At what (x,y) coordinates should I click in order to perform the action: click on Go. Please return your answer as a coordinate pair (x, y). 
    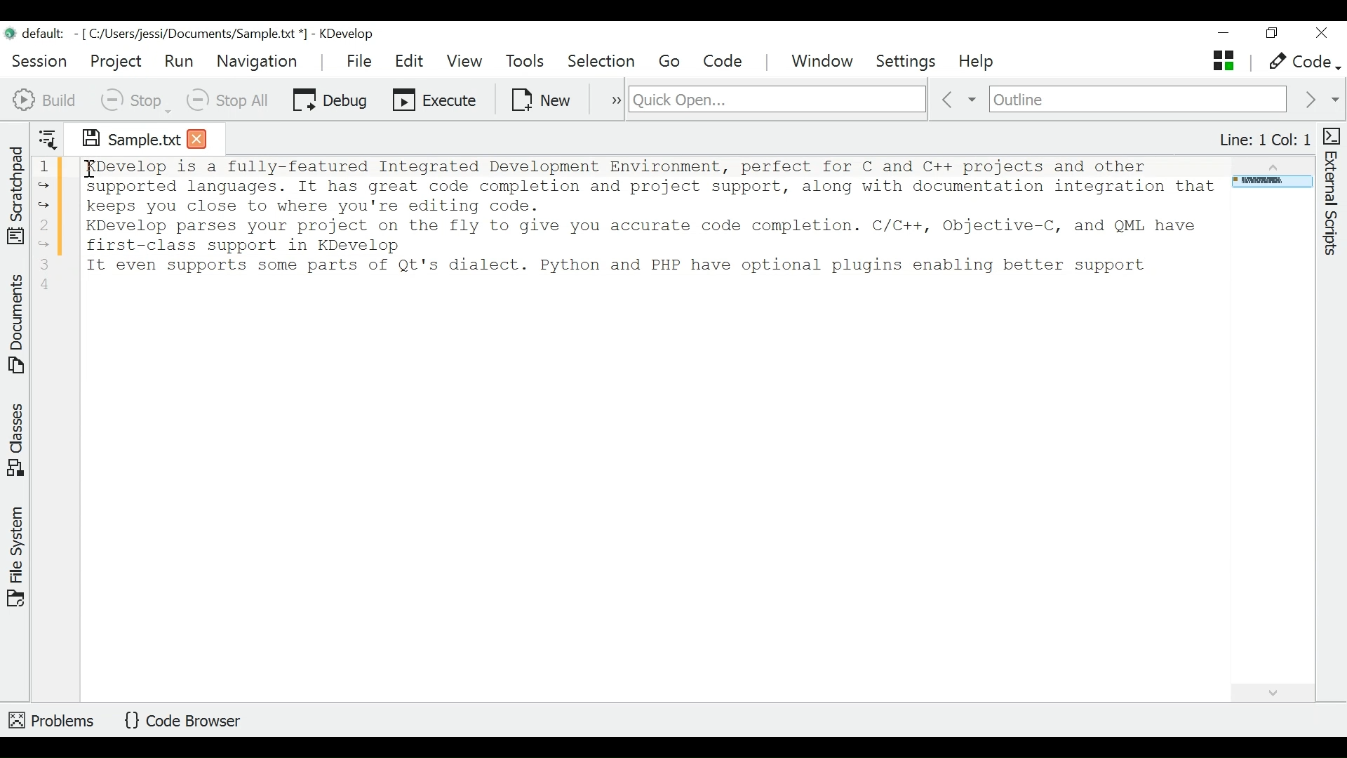
    Looking at the image, I should click on (672, 62).